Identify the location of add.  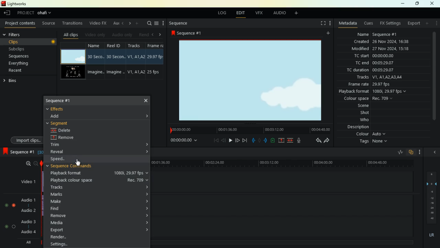
(62, 116).